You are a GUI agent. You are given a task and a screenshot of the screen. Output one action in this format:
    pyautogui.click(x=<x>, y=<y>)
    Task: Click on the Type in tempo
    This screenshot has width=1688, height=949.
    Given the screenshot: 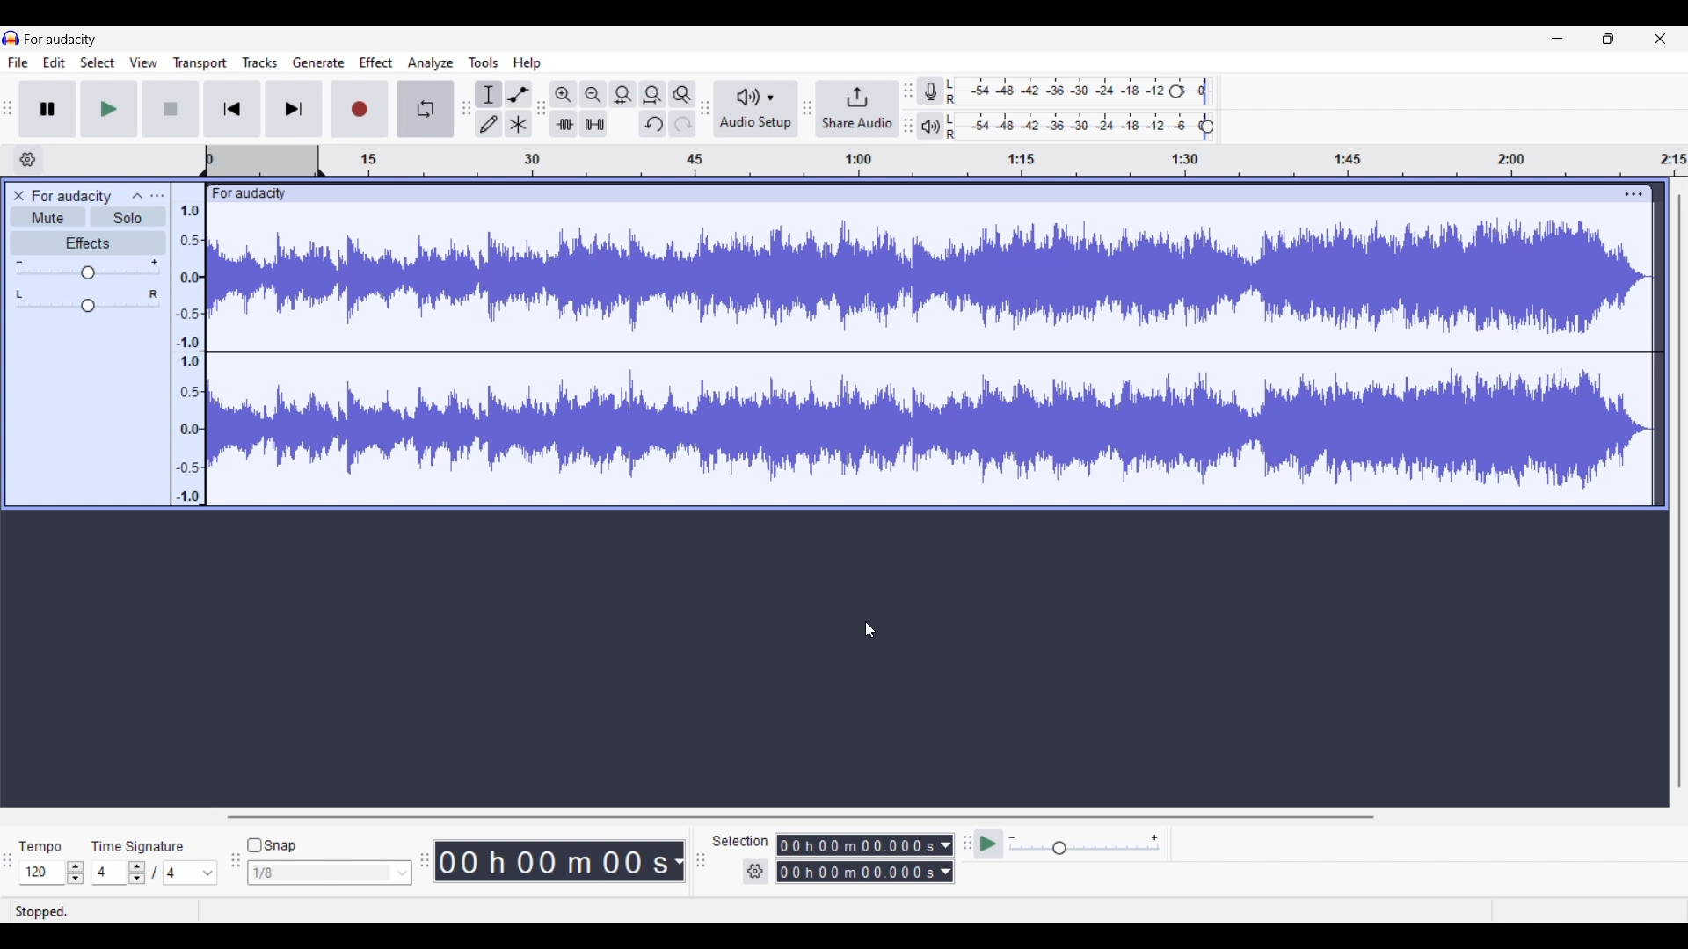 What is the action you would take?
    pyautogui.click(x=43, y=873)
    